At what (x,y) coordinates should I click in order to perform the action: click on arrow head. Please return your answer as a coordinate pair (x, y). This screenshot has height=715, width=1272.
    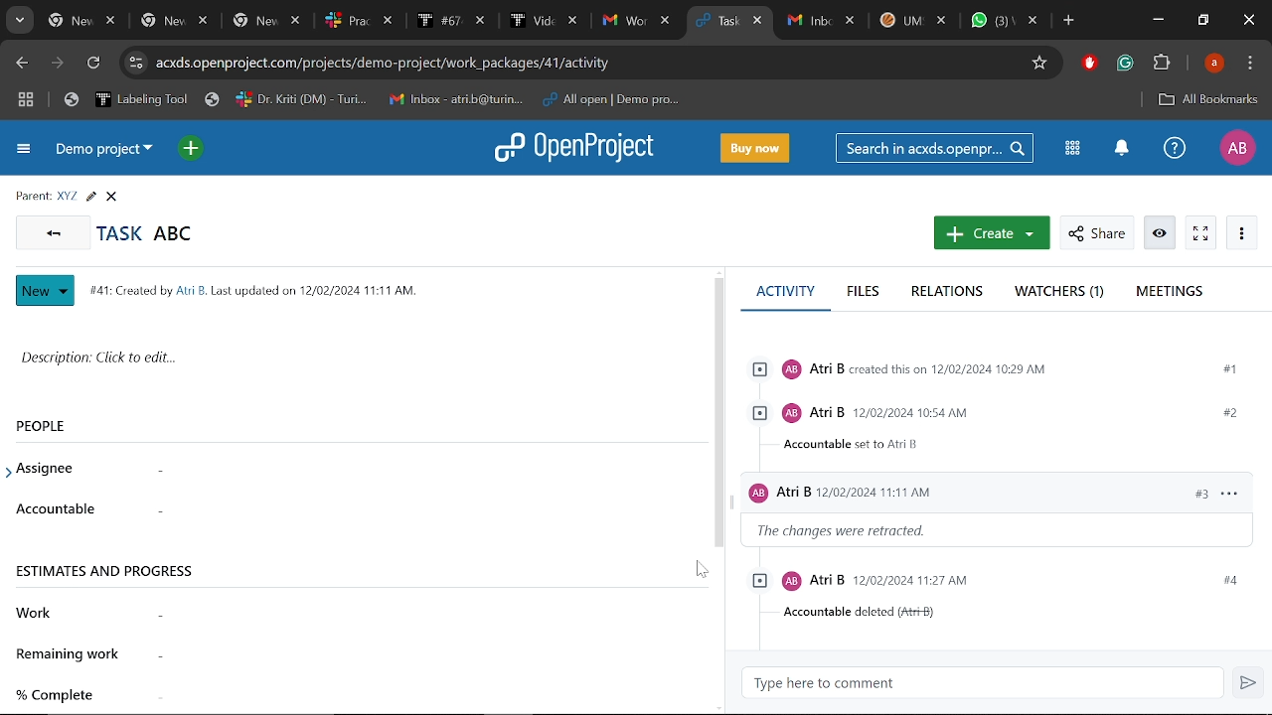
    Looking at the image, I should click on (12, 467).